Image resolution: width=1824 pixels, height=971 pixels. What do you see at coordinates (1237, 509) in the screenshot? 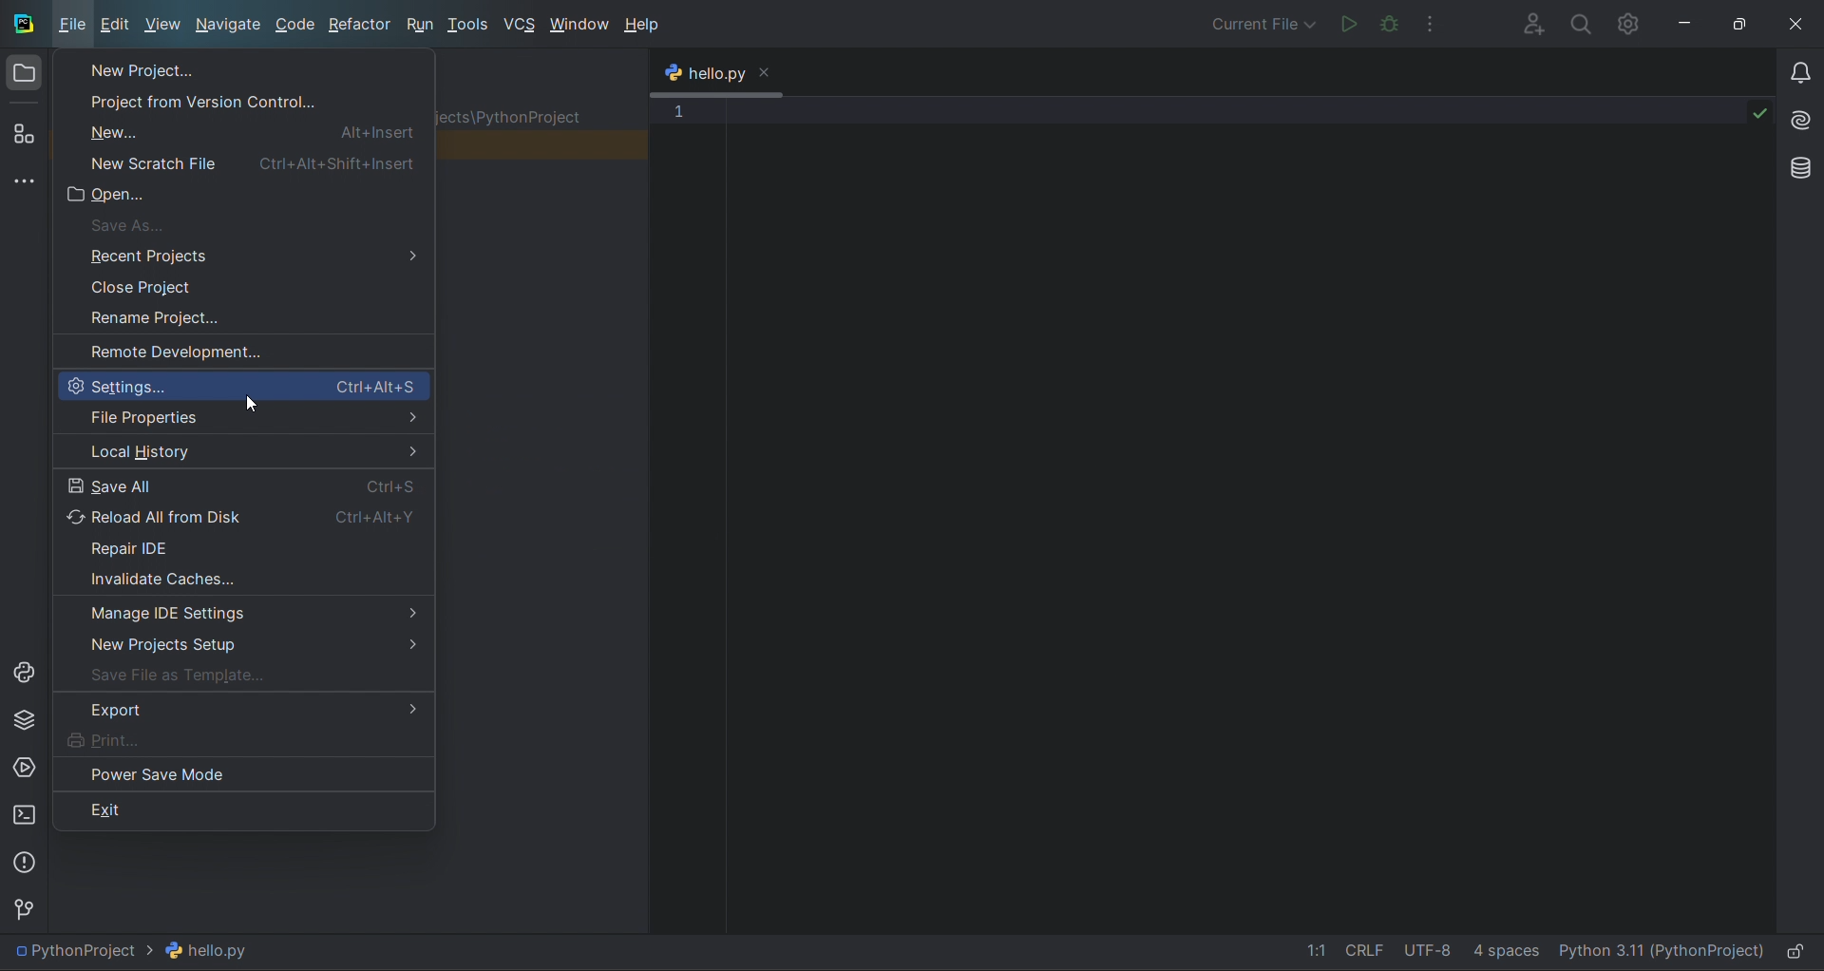
I see `text editor` at bounding box center [1237, 509].